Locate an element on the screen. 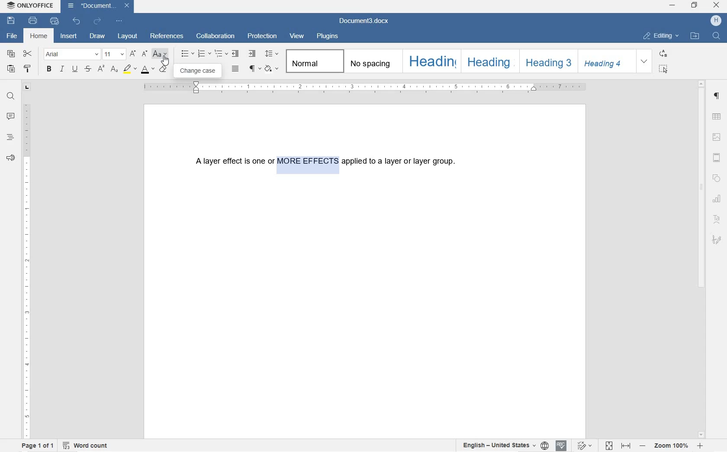 The width and height of the screenshot is (727, 452). FONT COLOR is located at coordinates (147, 70).